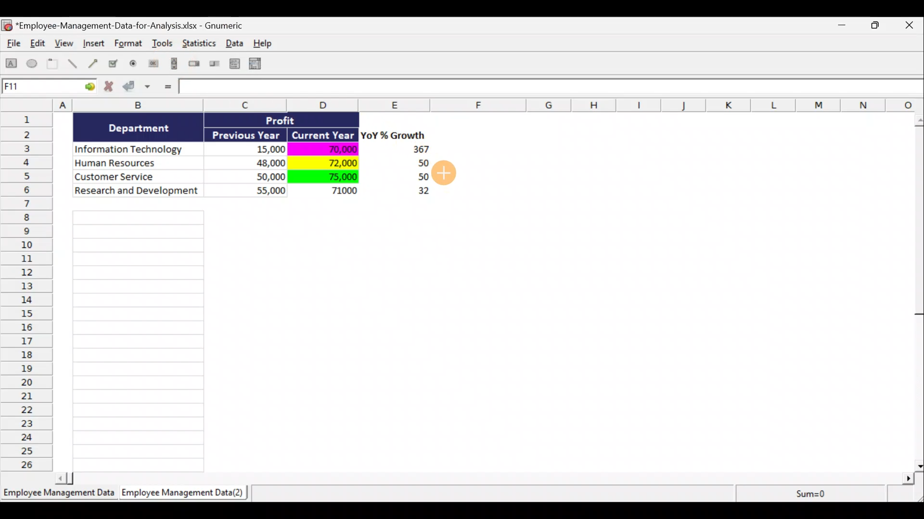  Describe the element at coordinates (252, 160) in the screenshot. I see `Data` at that location.